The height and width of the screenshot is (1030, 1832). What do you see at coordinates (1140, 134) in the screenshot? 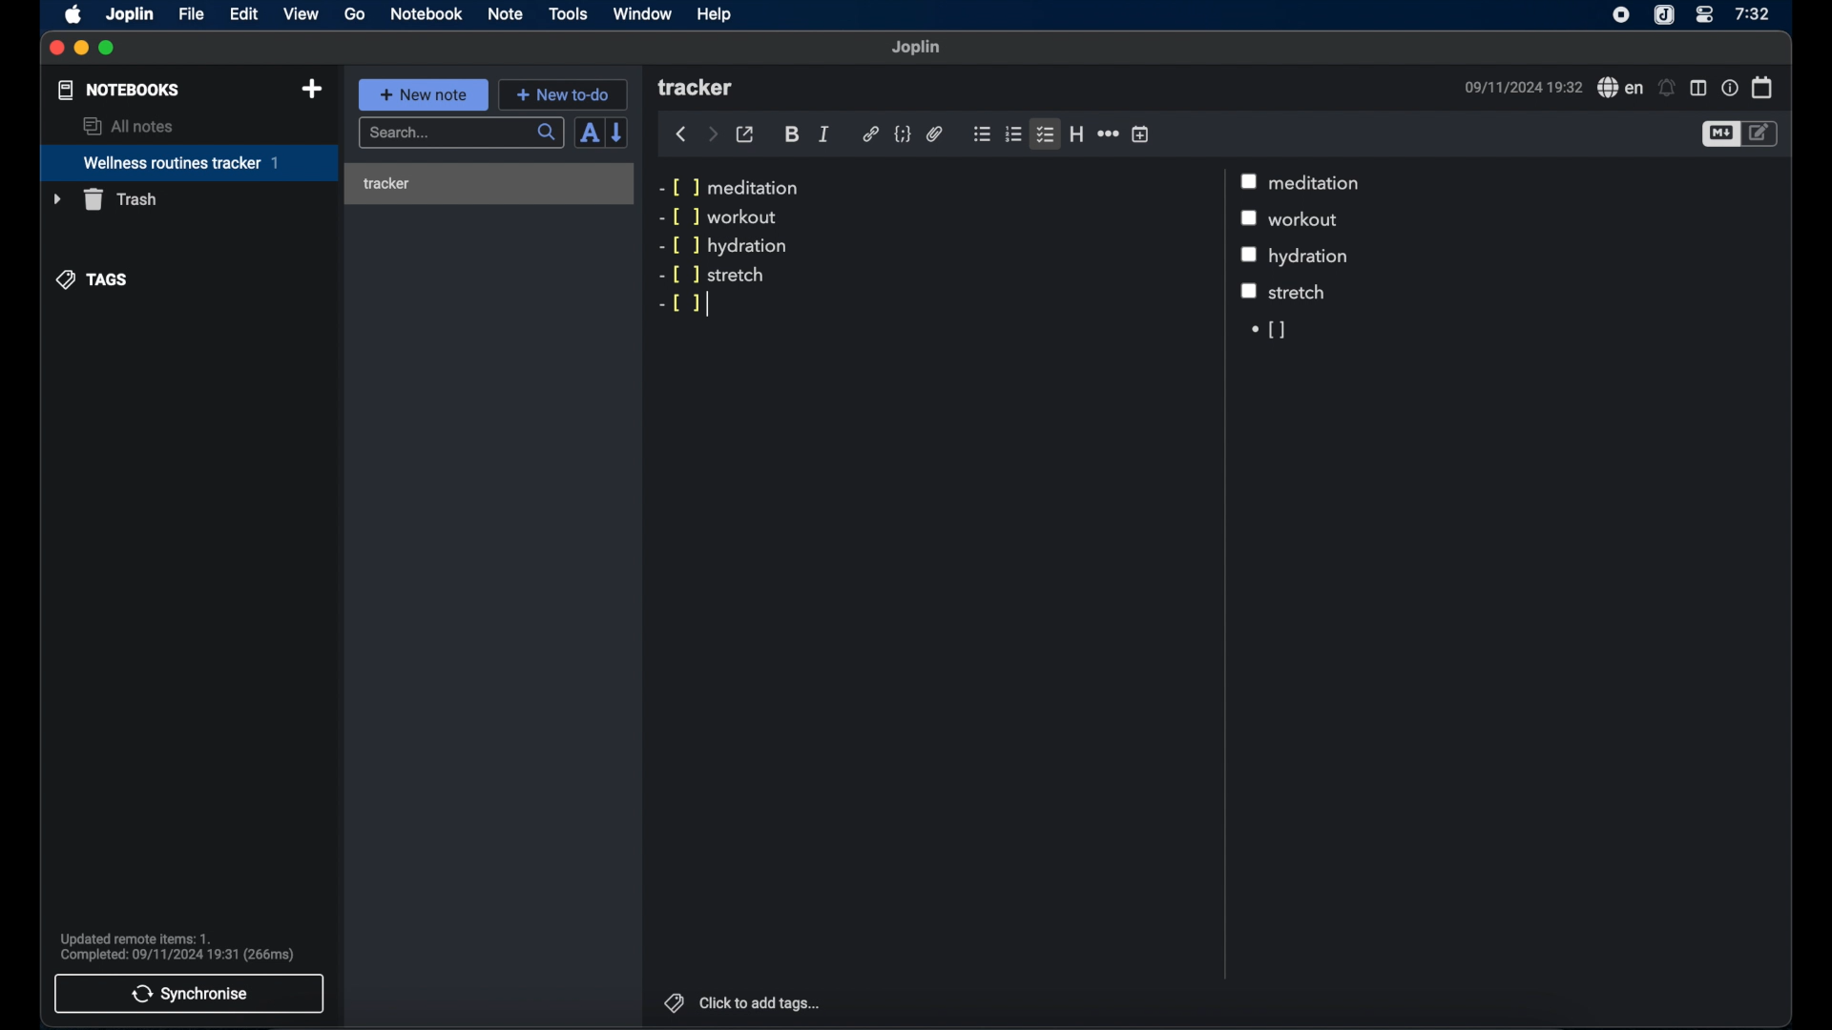
I see `insert time` at bounding box center [1140, 134].